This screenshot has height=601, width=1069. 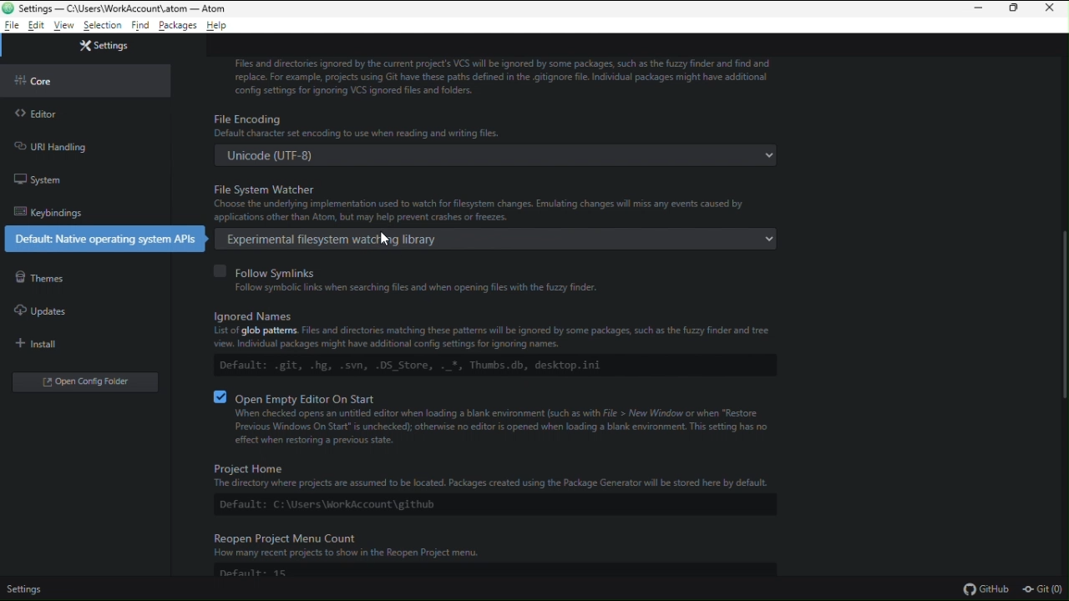 What do you see at coordinates (37, 26) in the screenshot?
I see `Edit` at bounding box center [37, 26].